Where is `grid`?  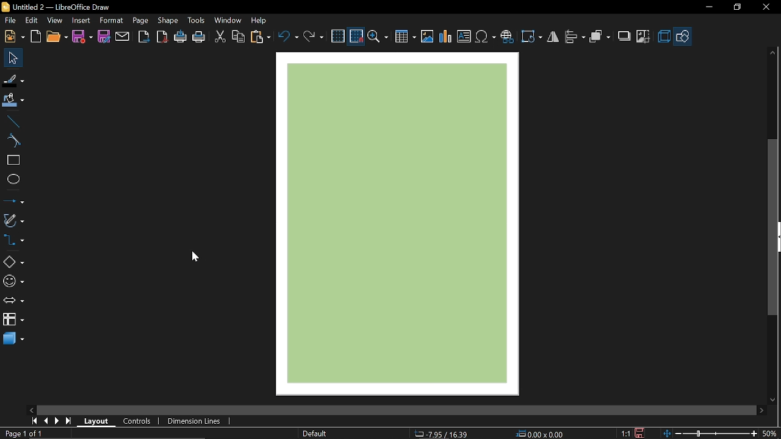 grid is located at coordinates (338, 36).